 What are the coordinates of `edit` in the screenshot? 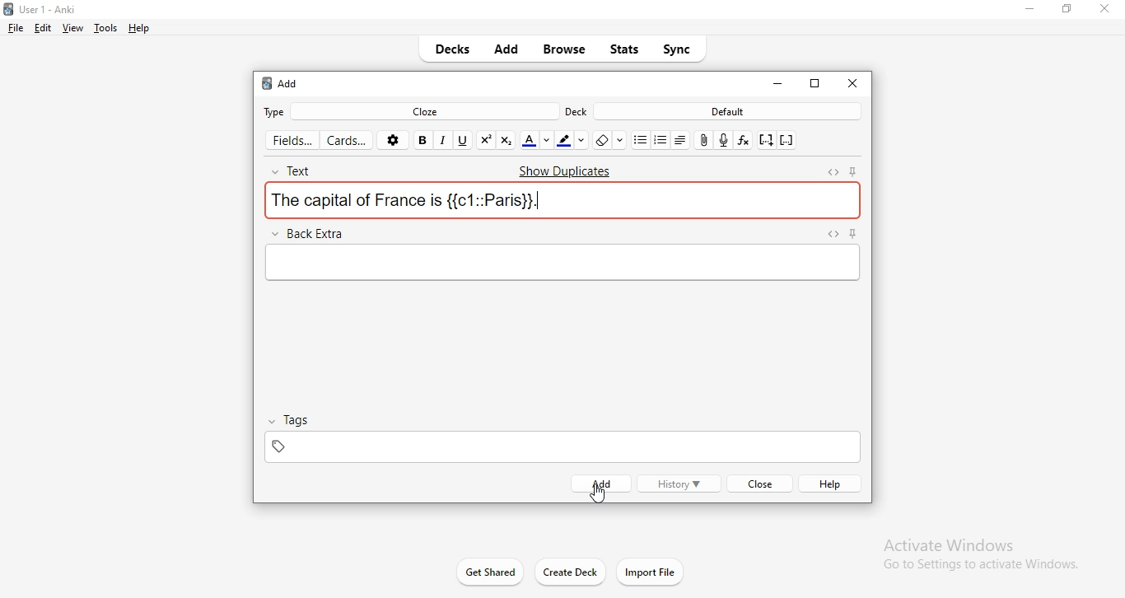 It's located at (42, 28).